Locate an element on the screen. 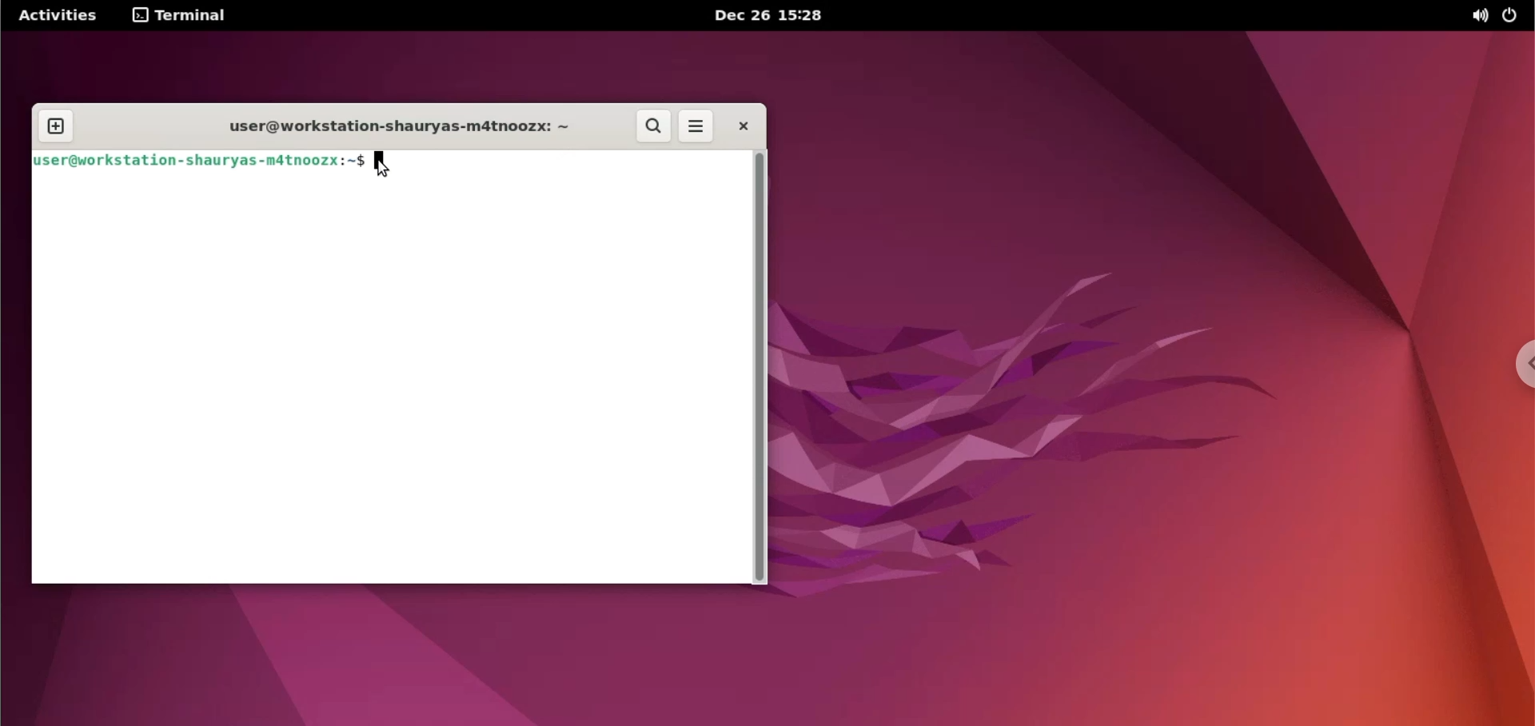 This screenshot has height=726, width=1535. more options is located at coordinates (697, 125).